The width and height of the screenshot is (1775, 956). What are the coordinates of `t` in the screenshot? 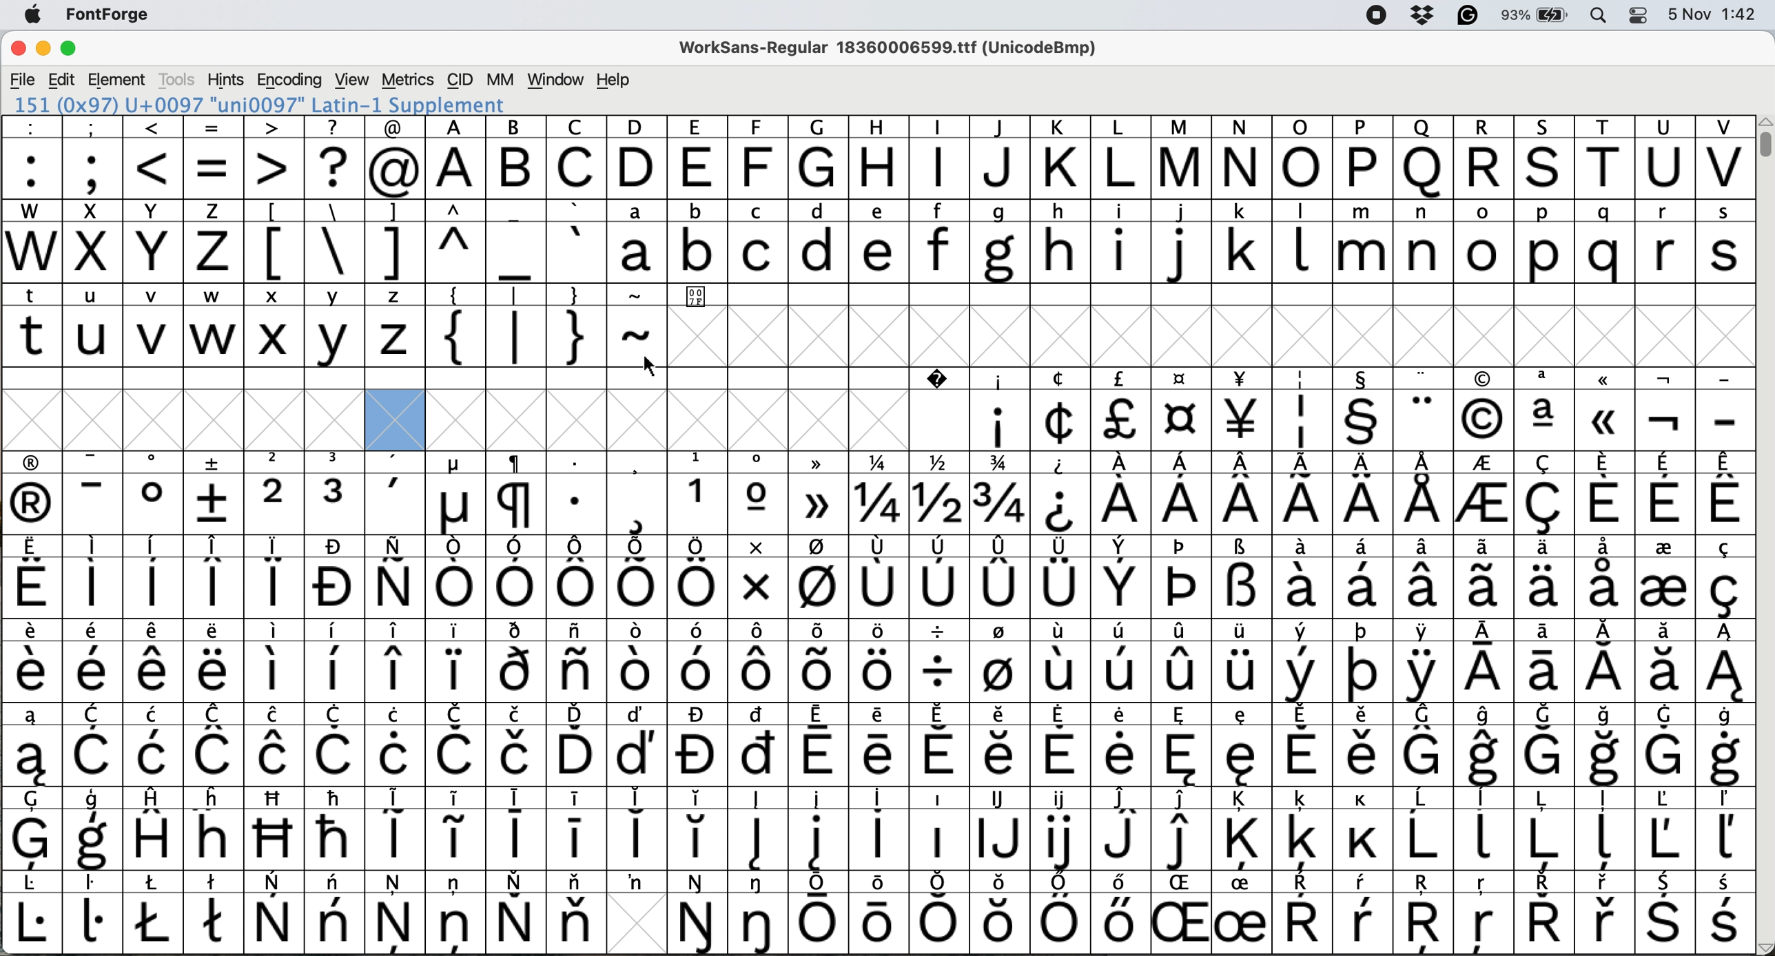 It's located at (32, 324).